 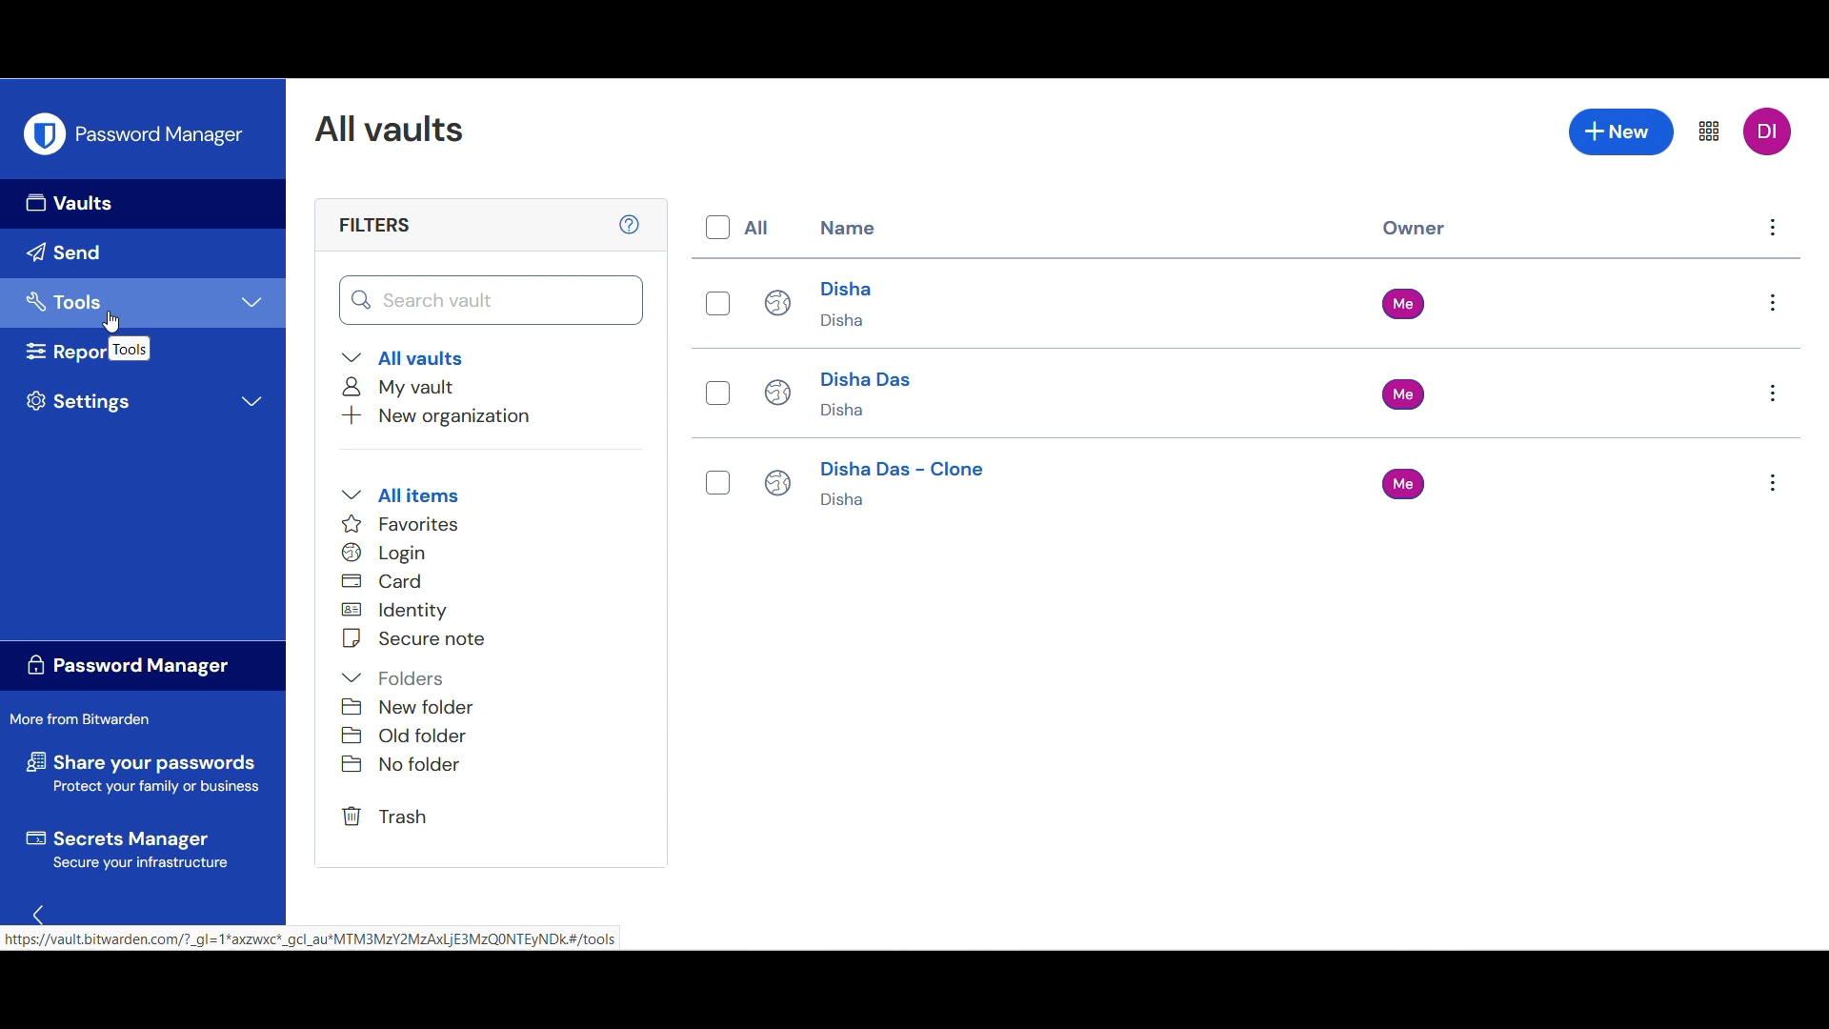 What do you see at coordinates (758, 228) in the screenshot?
I see `Indicates toggle button next to it` at bounding box center [758, 228].